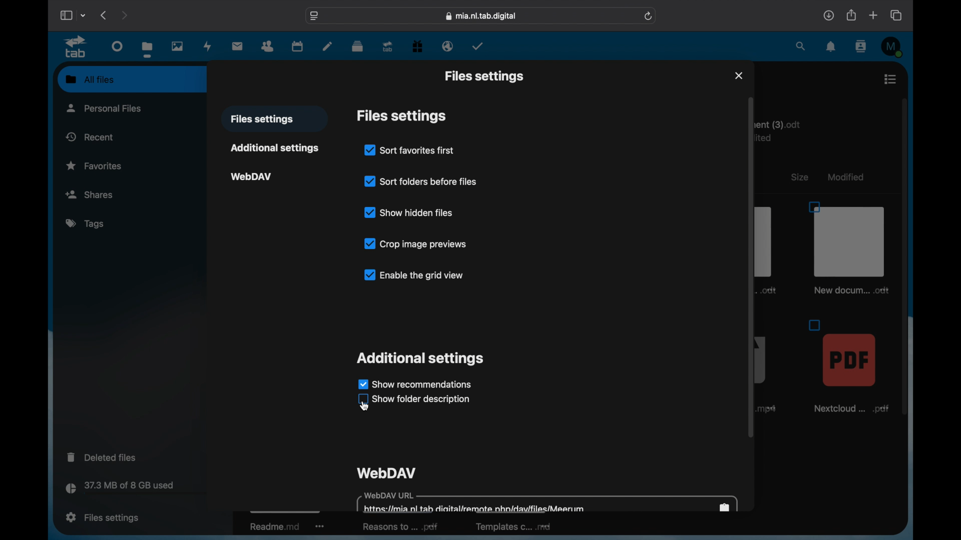  Describe the element at coordinates (84, 223) in the screenshot. I see `tags` at that location.